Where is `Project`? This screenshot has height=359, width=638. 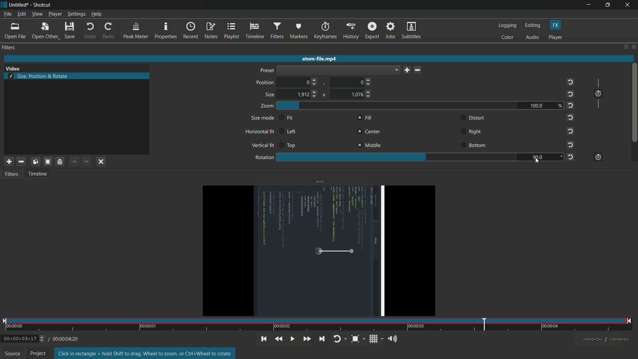
Project is located at coordinates (41, 353).